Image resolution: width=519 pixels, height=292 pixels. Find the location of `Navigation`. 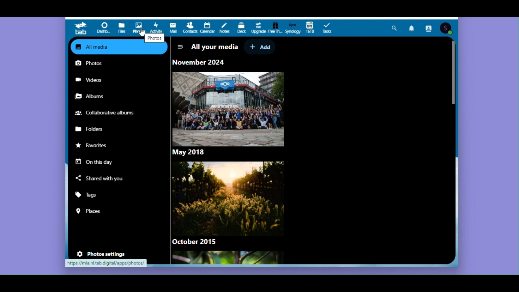

Navigation is located at coordinates (180, 46).